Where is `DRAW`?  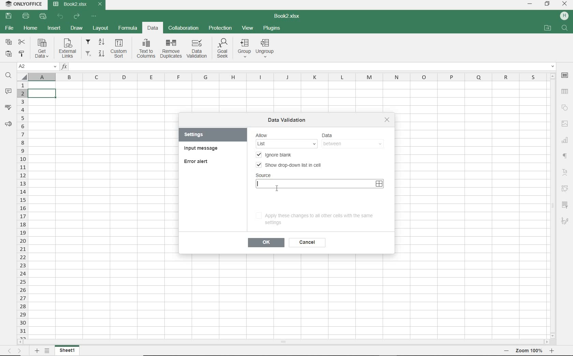 DRAW is located at coordinates (77, 28).